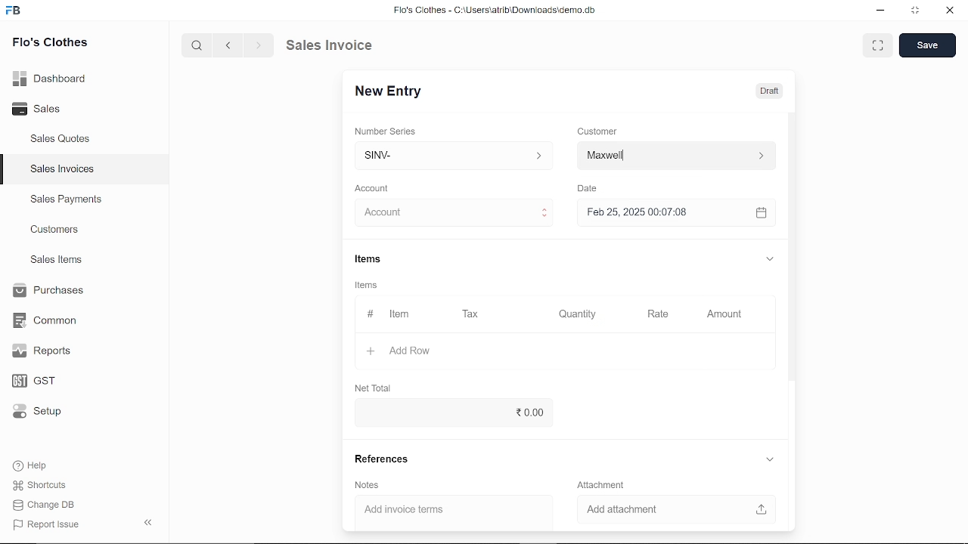  Describe the element at coordinates (575, 314) in the screenshot. I see ` Quantity` at that location.